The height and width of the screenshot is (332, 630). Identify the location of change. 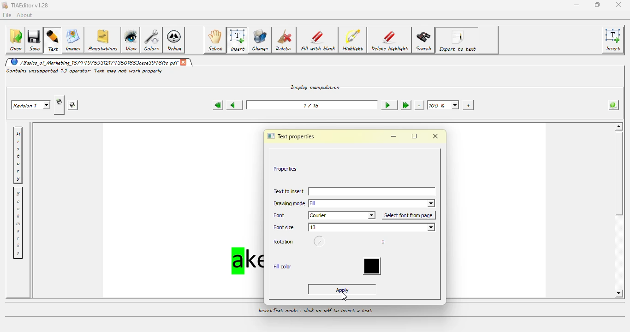
(260, 41).